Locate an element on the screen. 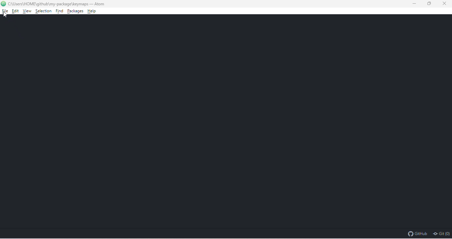 Image resolution: width=452 pixels, height=239 pixels. minimize is located at coordinates (415, 4).